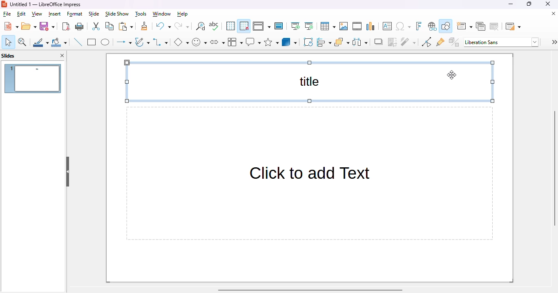 This screenshot has width=558, height=293. Describe the element at coordinates (386, 26) in the screenshot. I see `insert text box` at that location.